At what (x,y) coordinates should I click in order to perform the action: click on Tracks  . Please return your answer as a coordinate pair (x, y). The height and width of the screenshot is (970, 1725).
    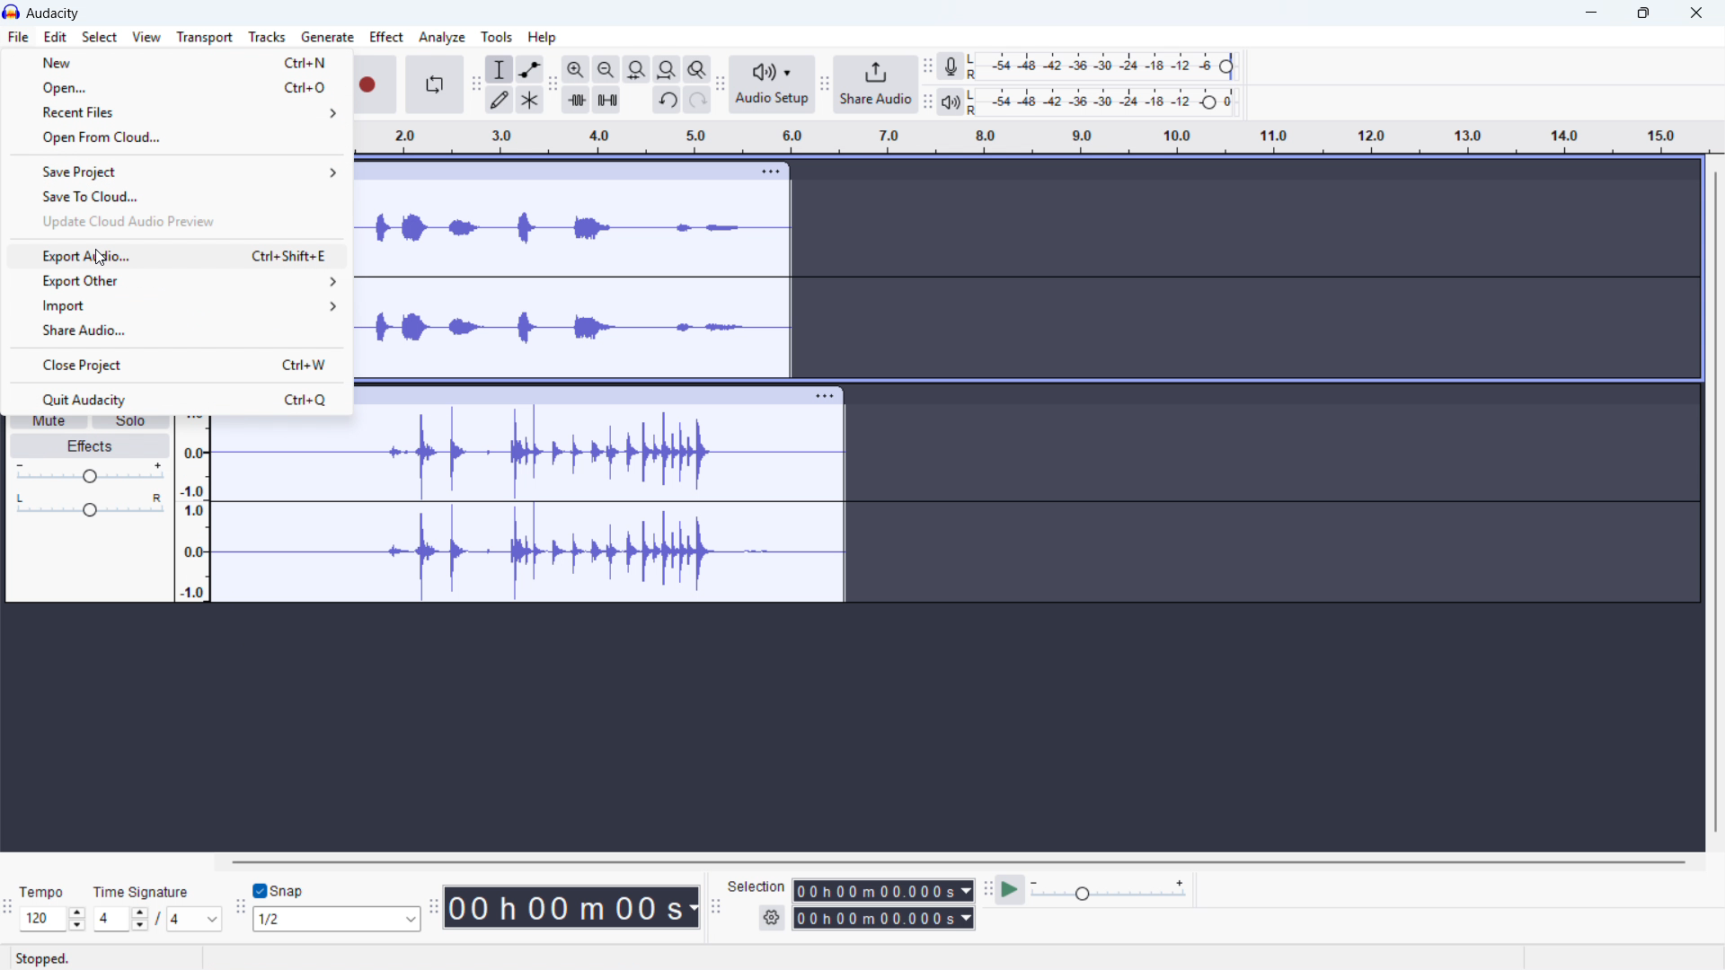
    Looking at the image, I should click on (266, 36).